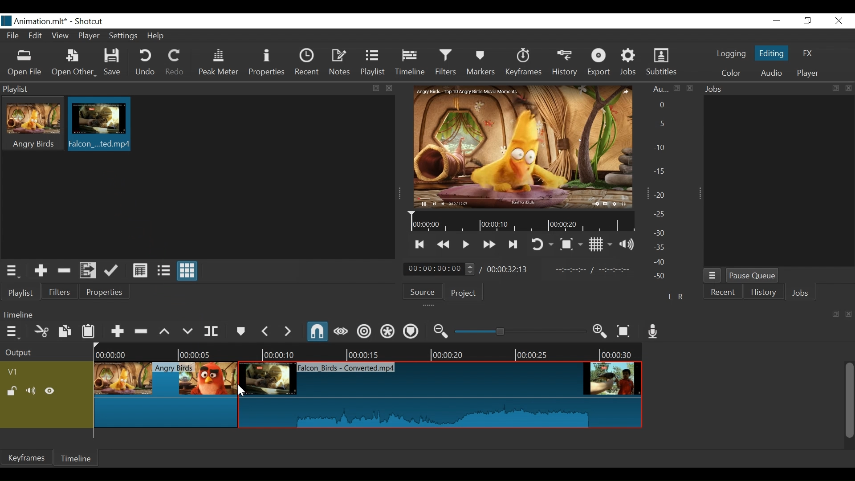 The width and height of the screenshot is (855, 481). What do you see at coordinates (61, 36) in the screenshot?
I see `View` at bounding box center [61, 36].